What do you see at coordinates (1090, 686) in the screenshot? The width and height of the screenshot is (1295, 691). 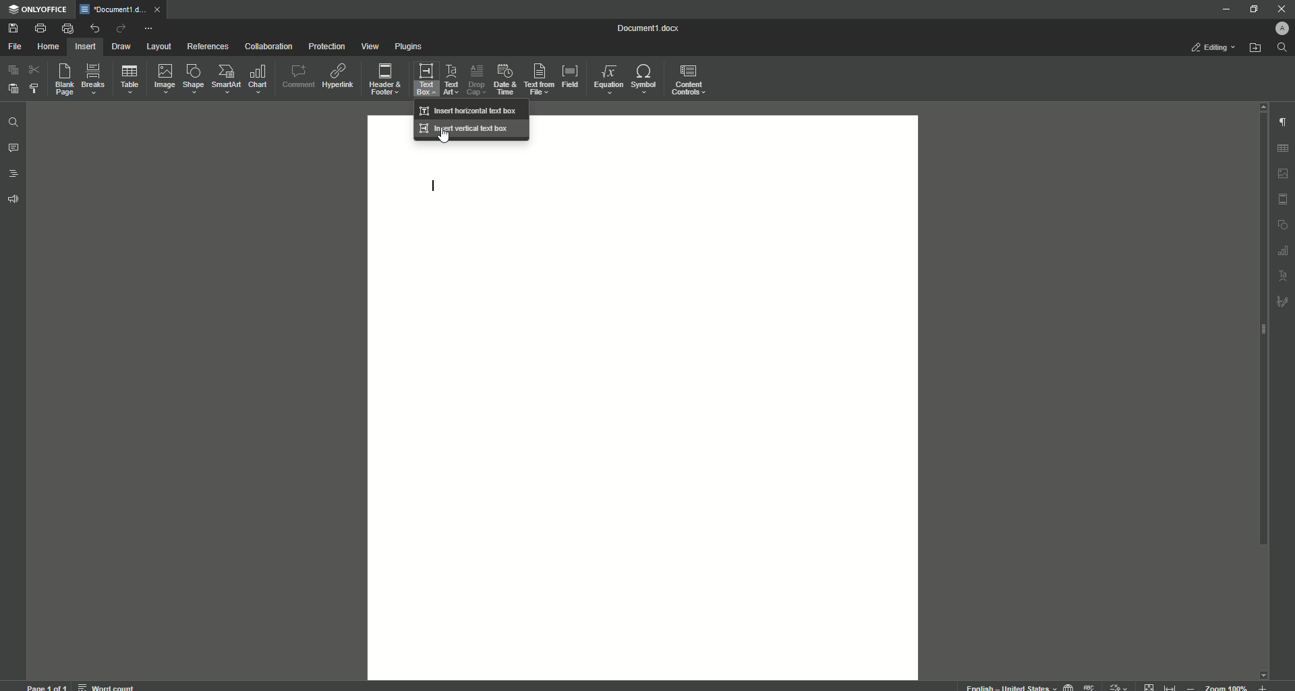 I see `spell checking` at bounding box center [1090, 686].